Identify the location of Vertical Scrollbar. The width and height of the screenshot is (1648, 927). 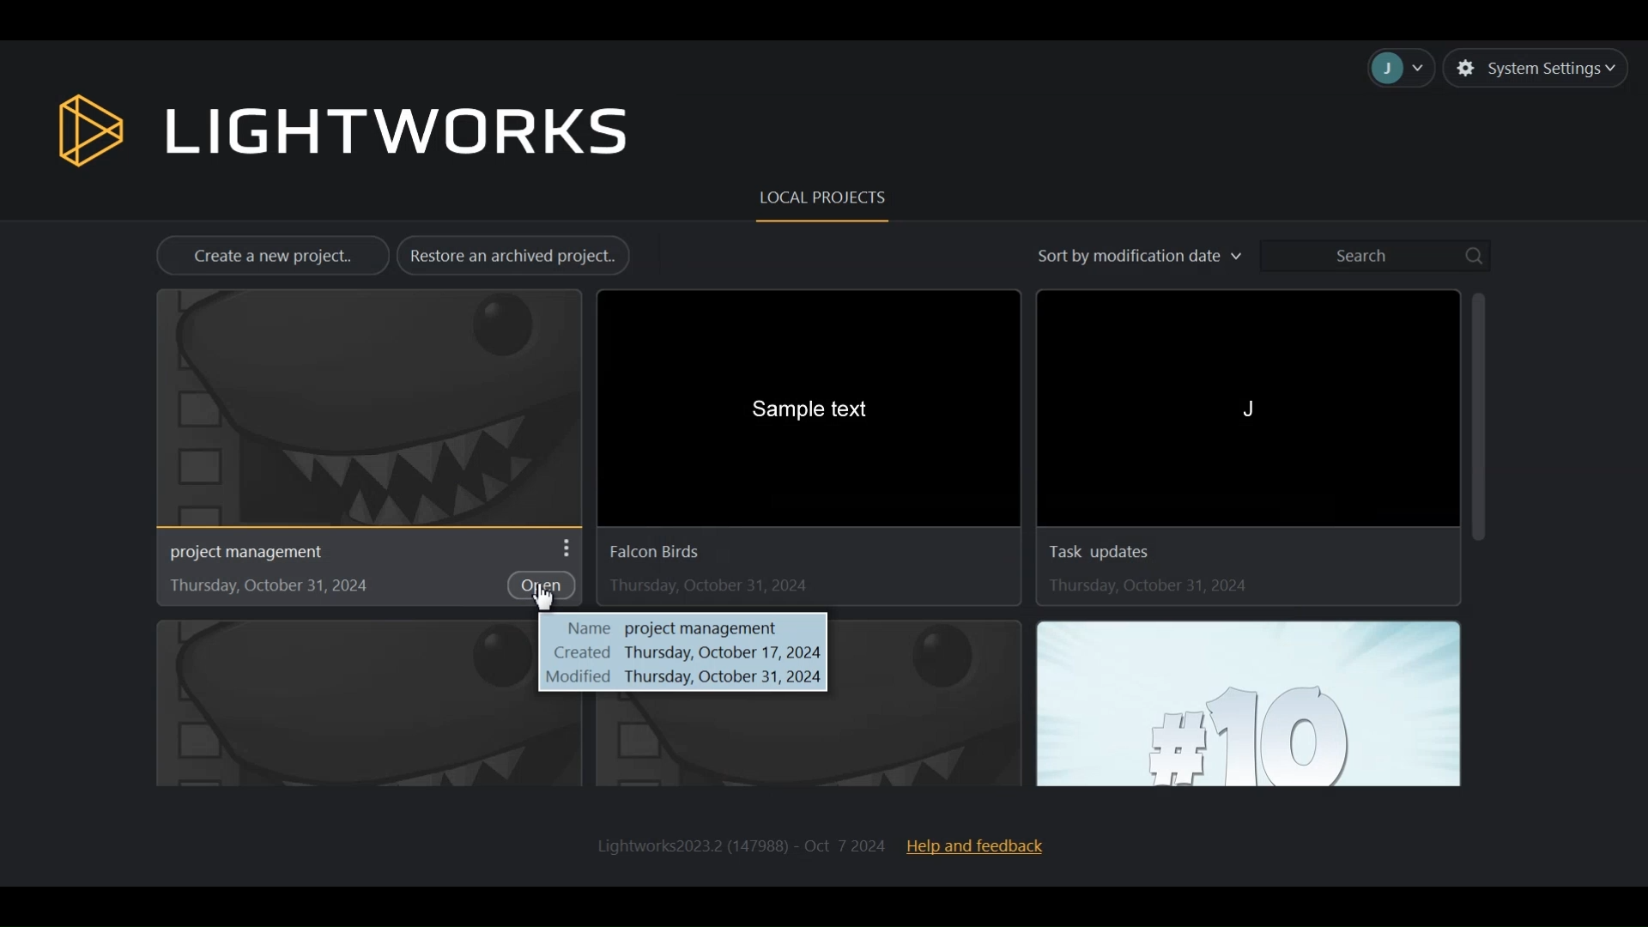
(1479, 416).